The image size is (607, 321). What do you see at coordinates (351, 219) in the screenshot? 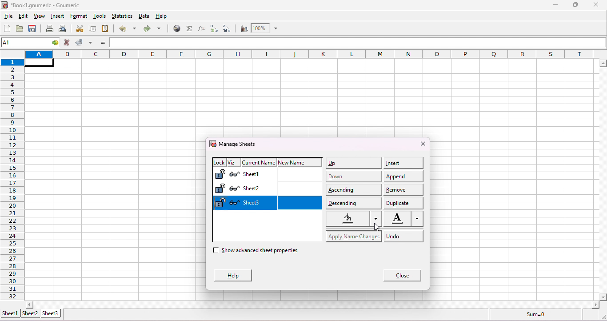
I see `select color` at bounding box center [351, 219].